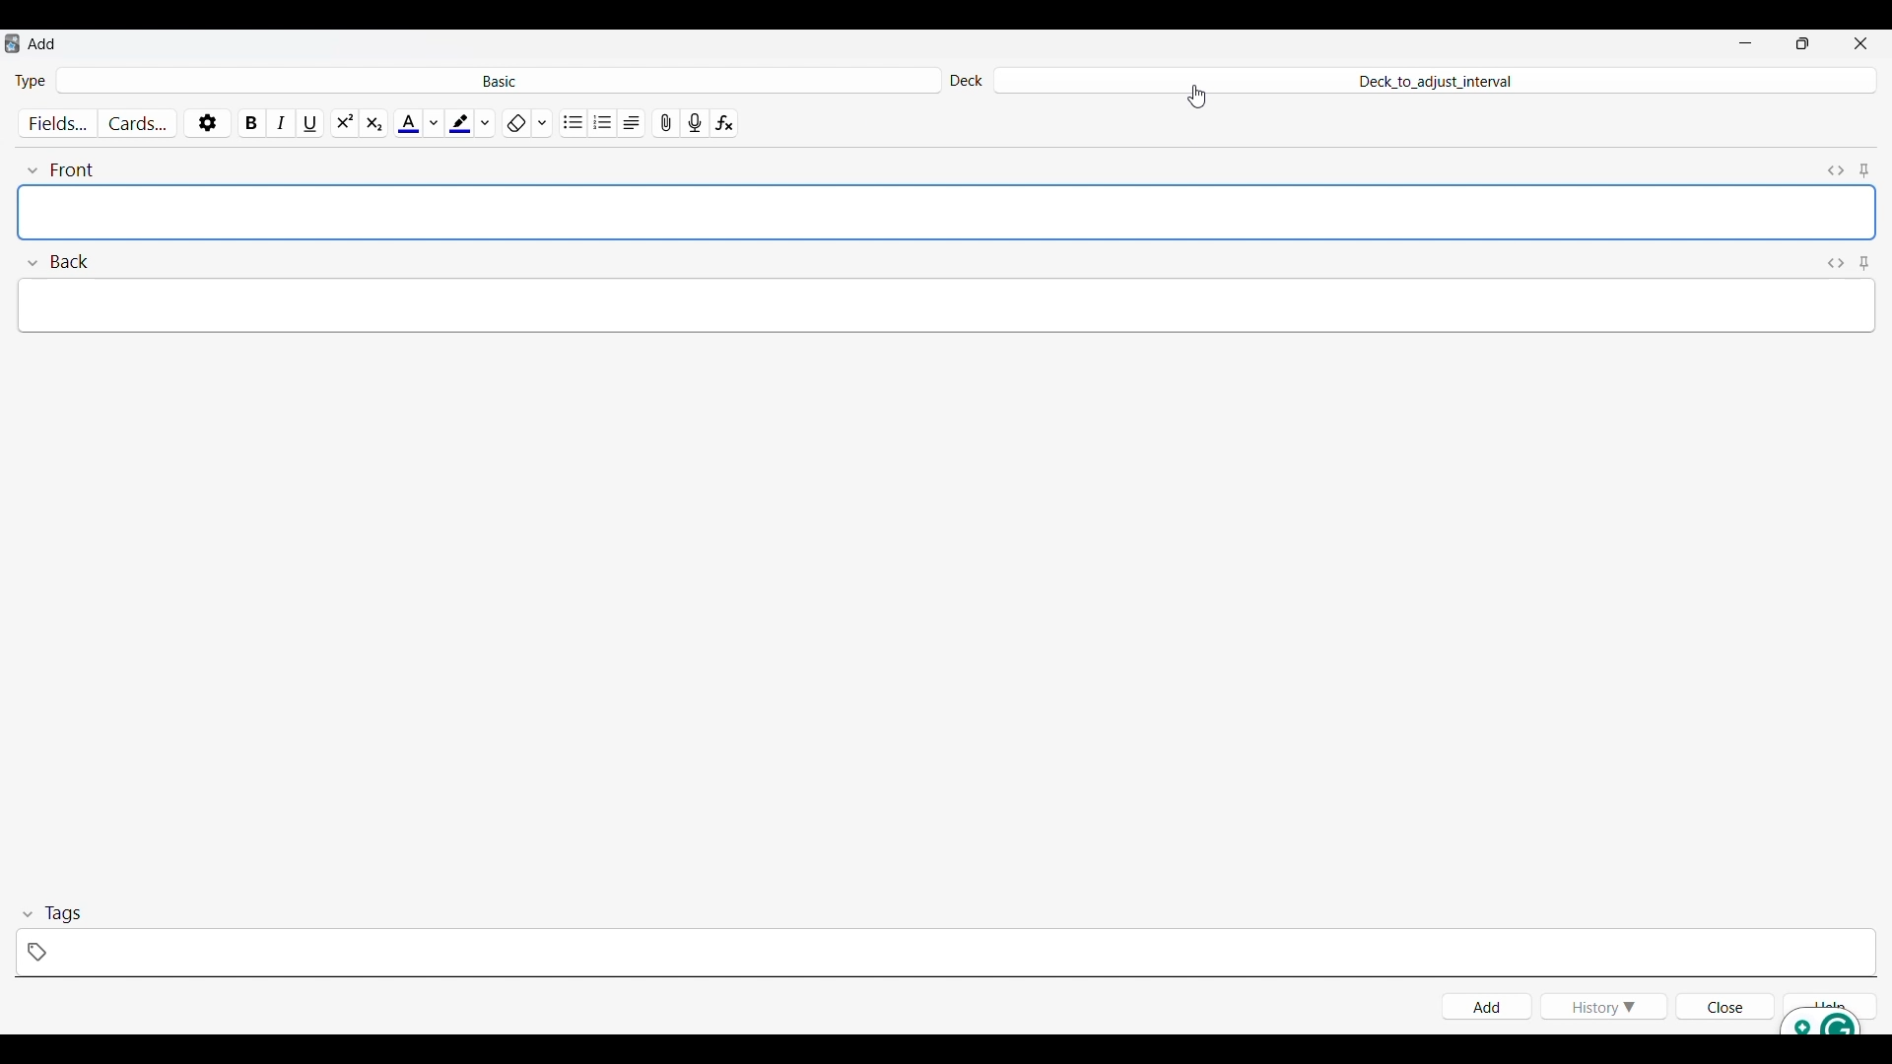  I want to click on Formatting options, so click(542, 122).